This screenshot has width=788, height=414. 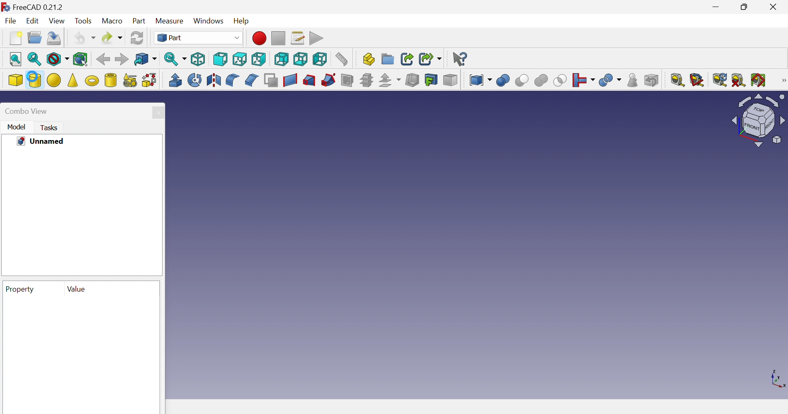 What do you see at coordinates (54, 80) in the screenshot?
I see `Sphere` at bounding box center [54, 80].